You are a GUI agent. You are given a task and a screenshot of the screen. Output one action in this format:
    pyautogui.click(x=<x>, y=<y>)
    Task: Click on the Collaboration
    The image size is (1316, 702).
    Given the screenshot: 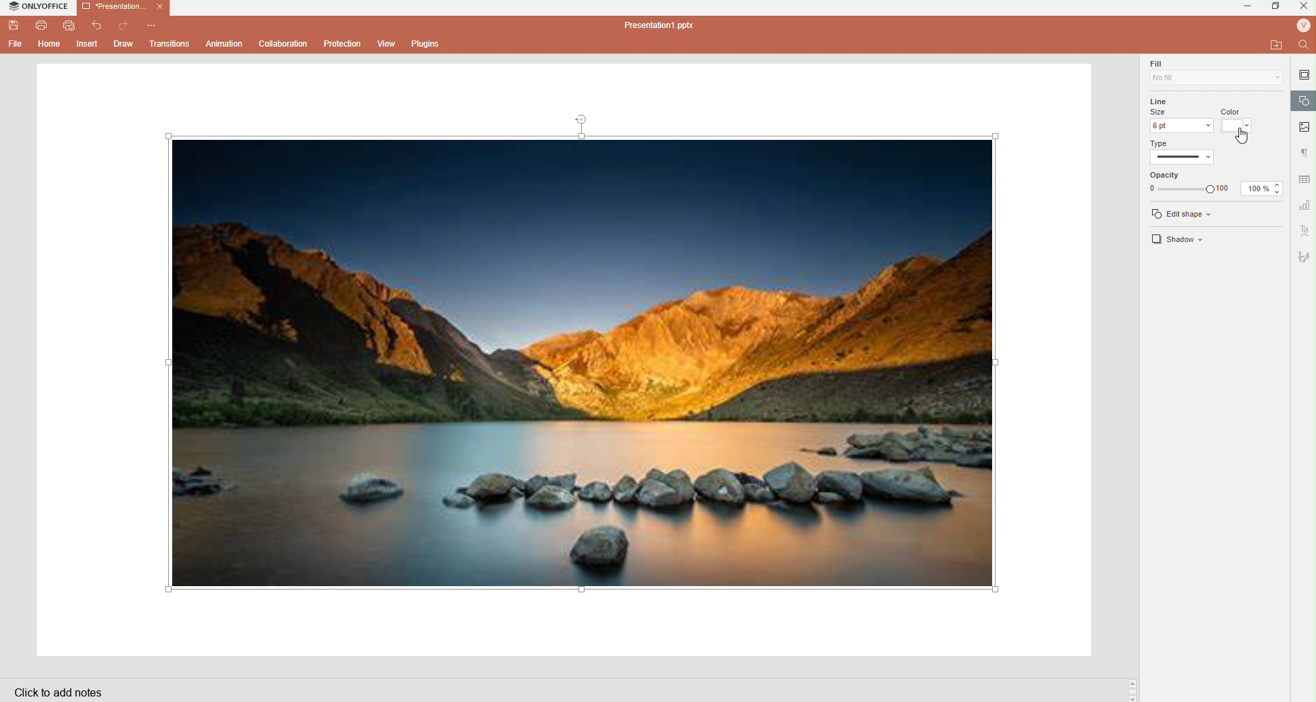 What is the action you would take?
    pyautogui.click(x=283, y=43)
    